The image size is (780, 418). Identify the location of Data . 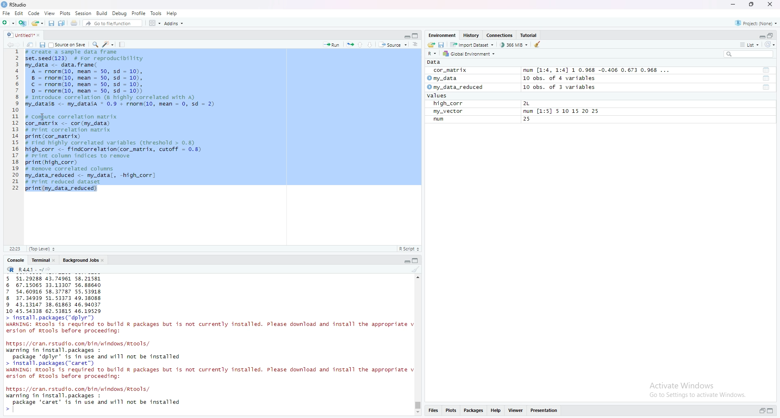
(435, 62).